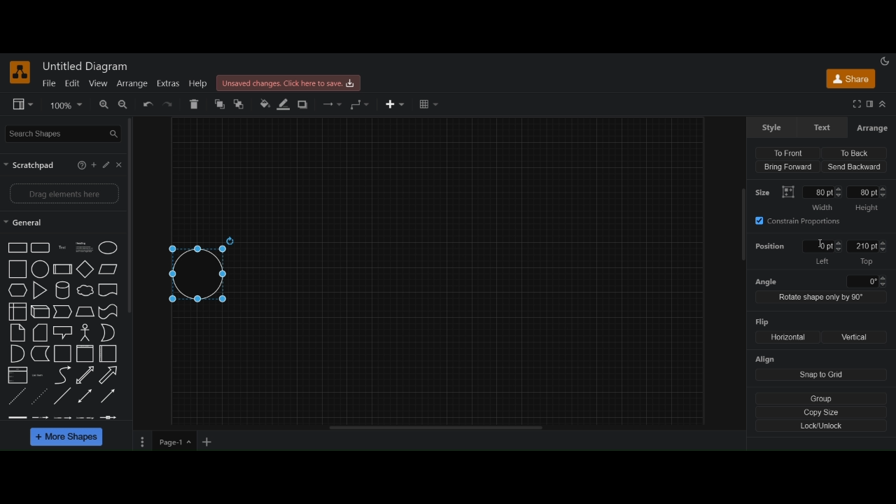  I want to click on free shape, so click(41, 354).